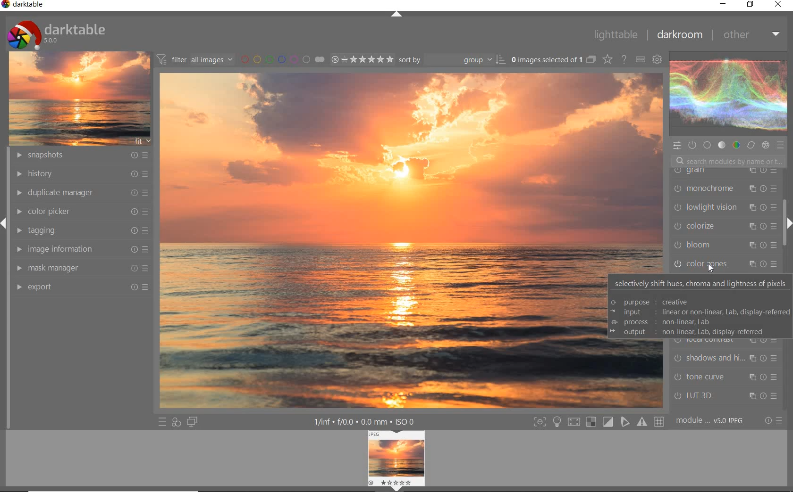 This screenshot has height=492, width=793. What do you see at coordinates (724, 207) in the screenshot?
I see `lowlight vision` at bounding box center [724, 207].